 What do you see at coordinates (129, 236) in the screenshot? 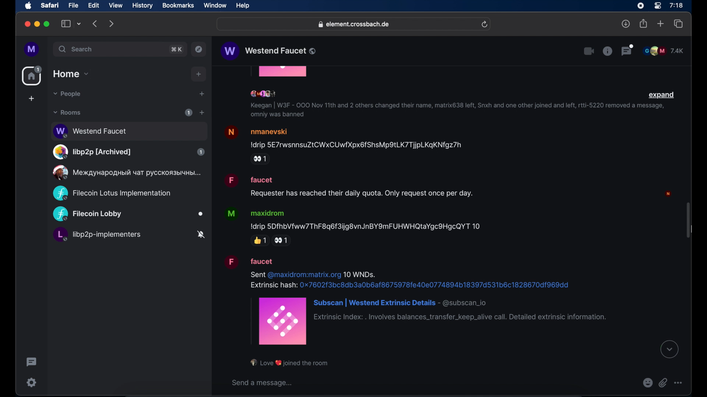
I see `public room` at bounding box center [129, 236].